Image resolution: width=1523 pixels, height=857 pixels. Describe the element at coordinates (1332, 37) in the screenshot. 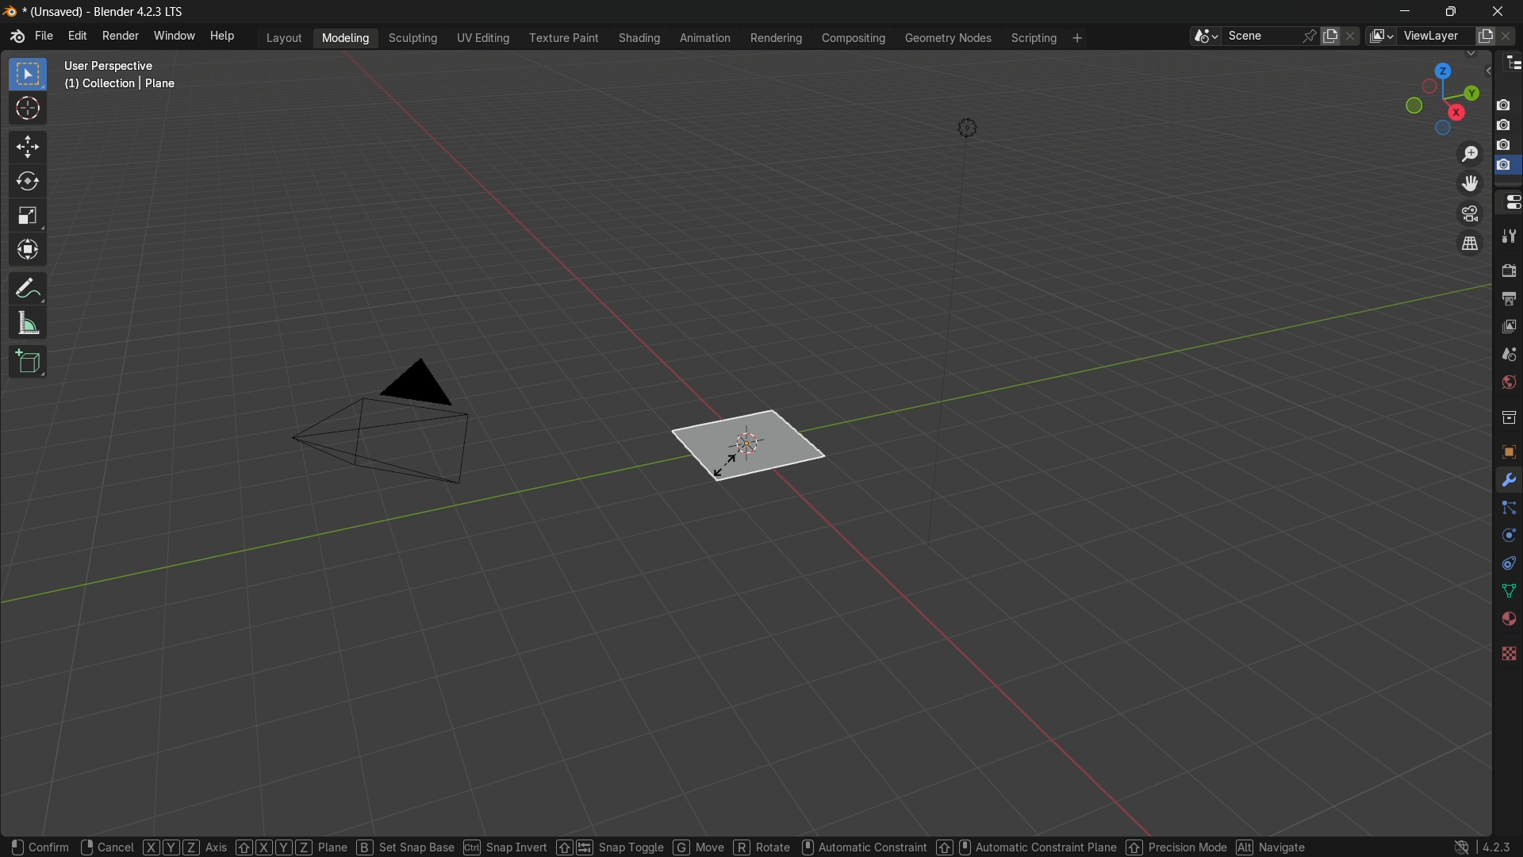

I see `new scene` at that location.